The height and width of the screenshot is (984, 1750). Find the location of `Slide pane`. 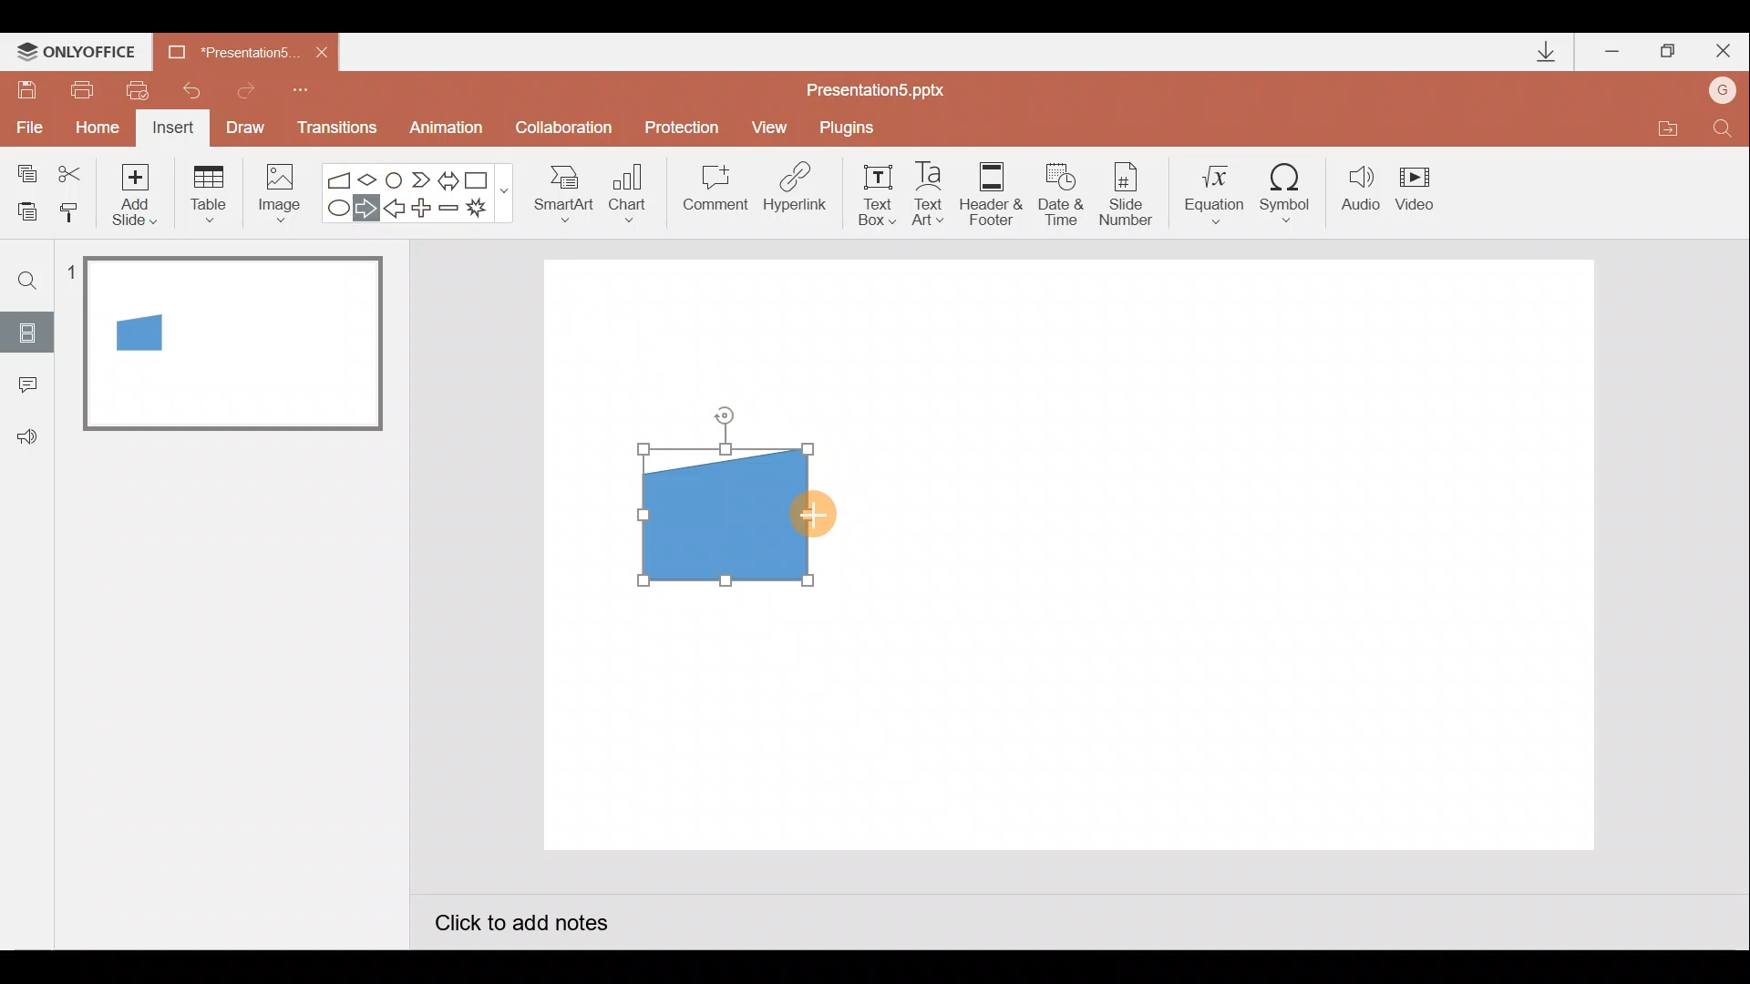

Slide pane is located at coordinates (236, 528).